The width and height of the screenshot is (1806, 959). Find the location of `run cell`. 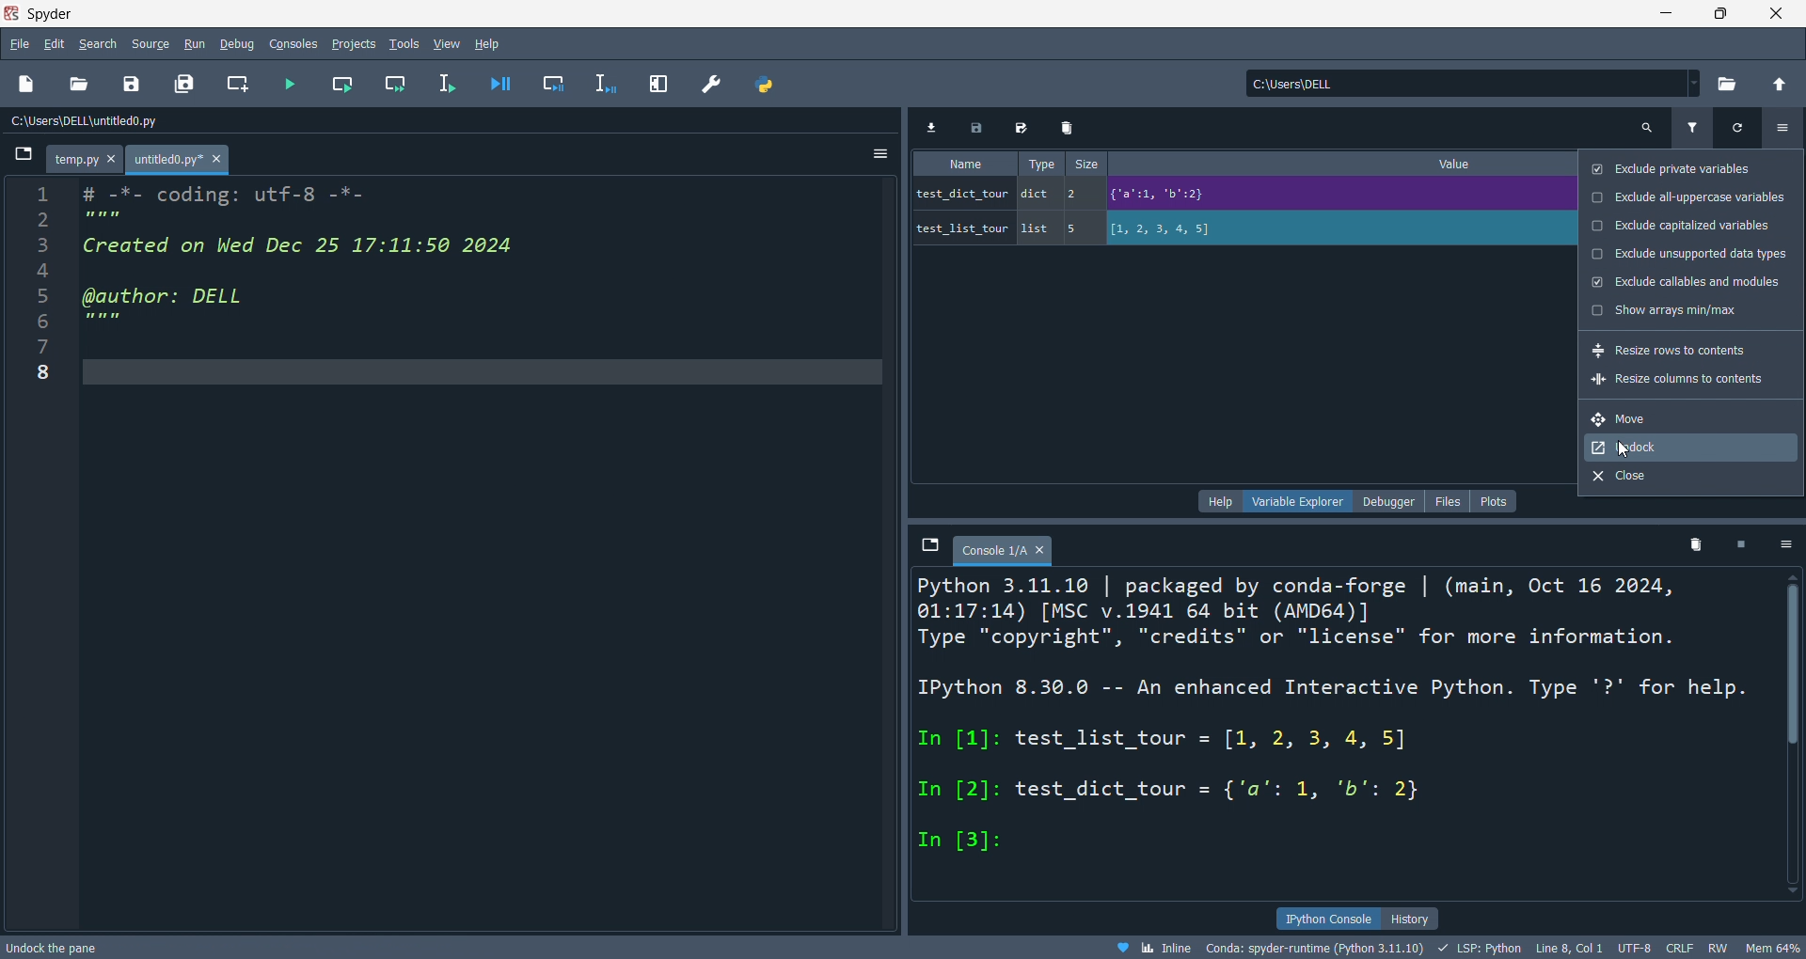

run cell is located at coordinates (343, 85).